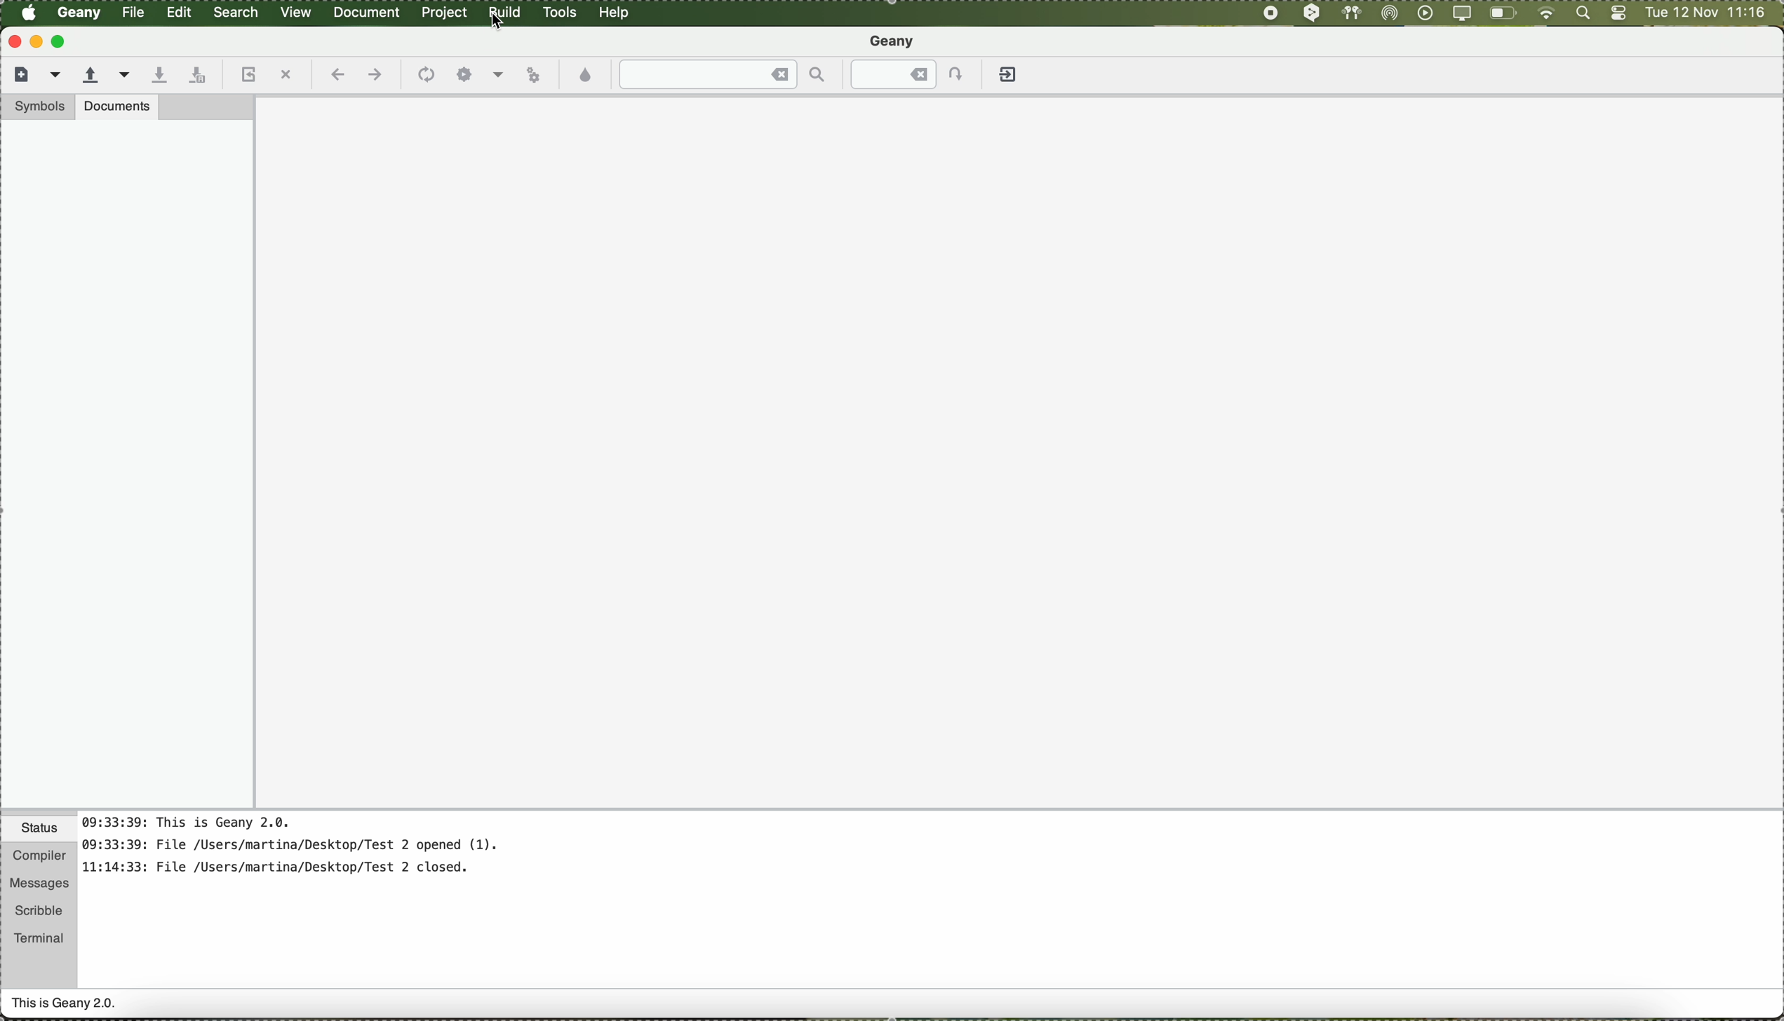 This screenshot has height=1021, width=1784. I want to click on search, so click(237, 13).